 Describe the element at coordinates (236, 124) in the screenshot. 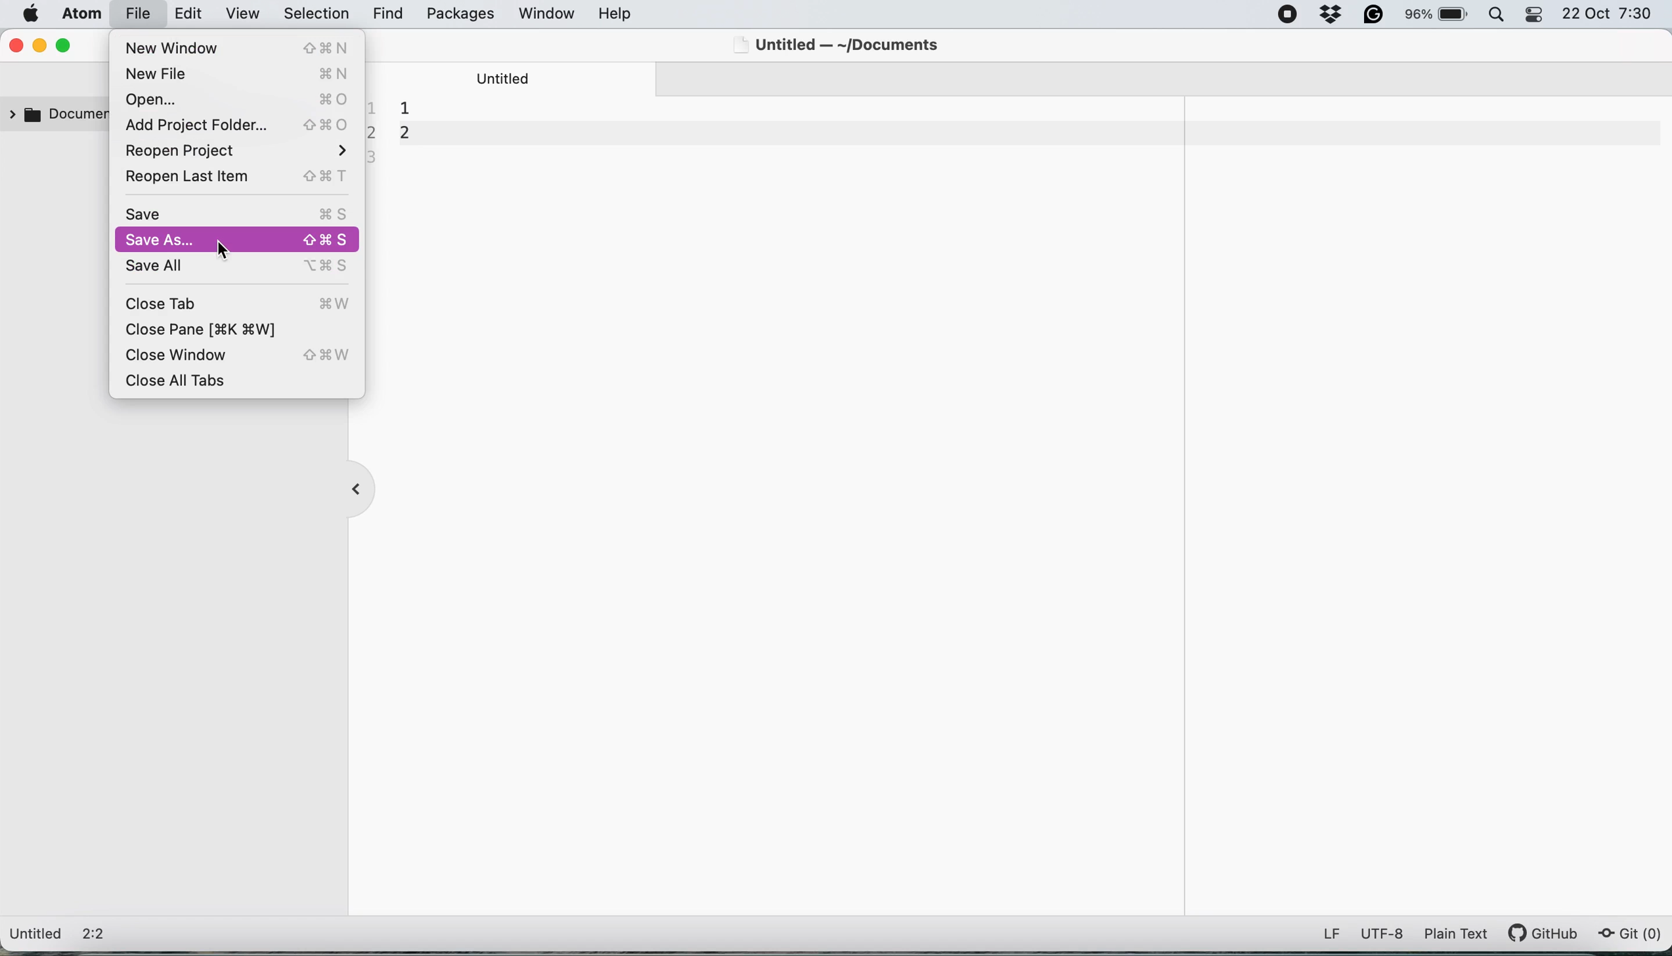

I see `Add Project Folder...` at that location.